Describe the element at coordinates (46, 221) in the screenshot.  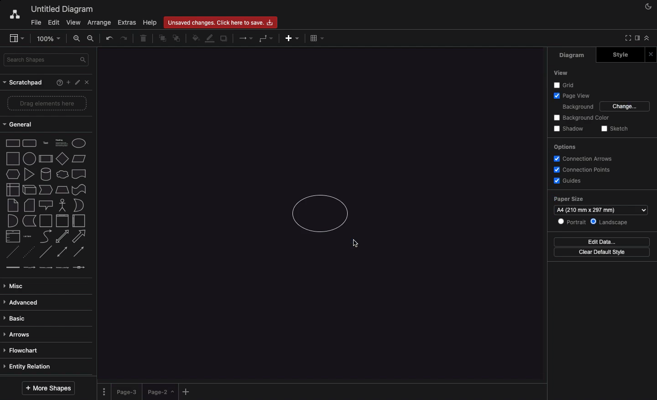
I see `container` at that location.